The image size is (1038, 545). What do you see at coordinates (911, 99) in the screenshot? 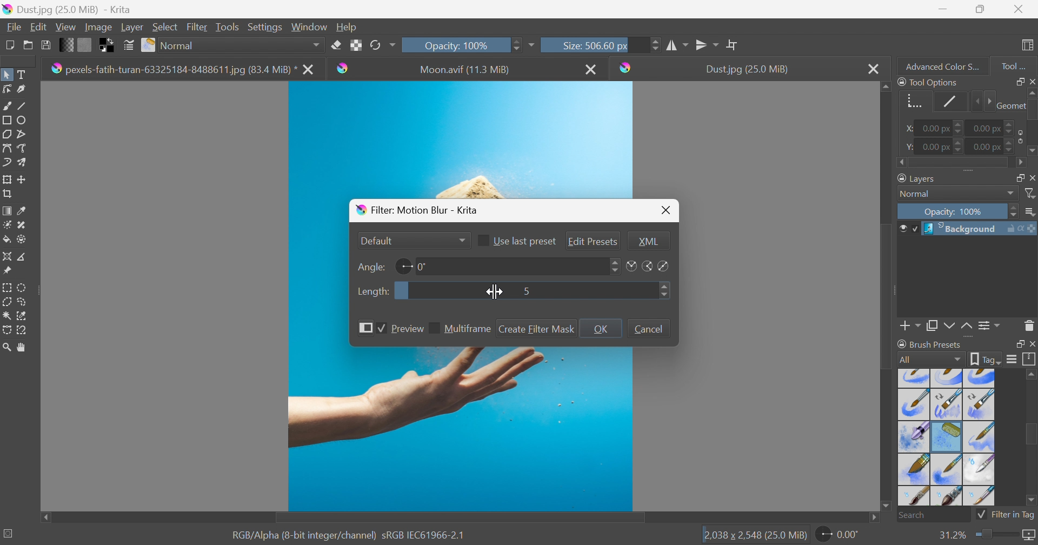
I see `Geometry` at bounding box center [911, 99].